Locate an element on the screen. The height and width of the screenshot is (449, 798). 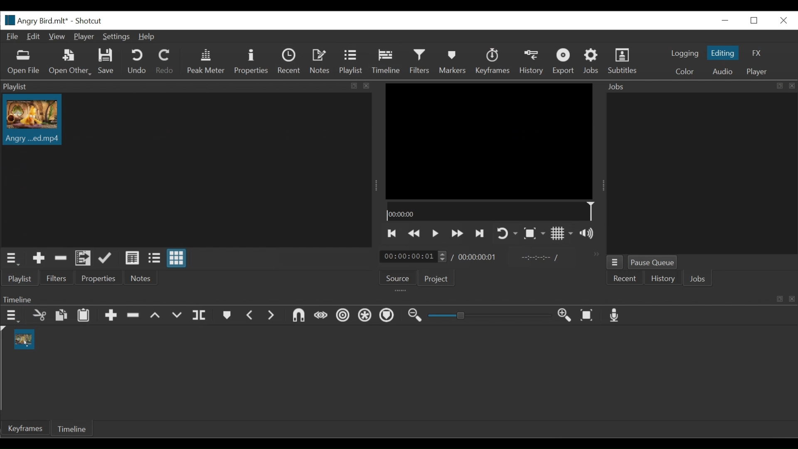
History is located at coordinates (663, 278).